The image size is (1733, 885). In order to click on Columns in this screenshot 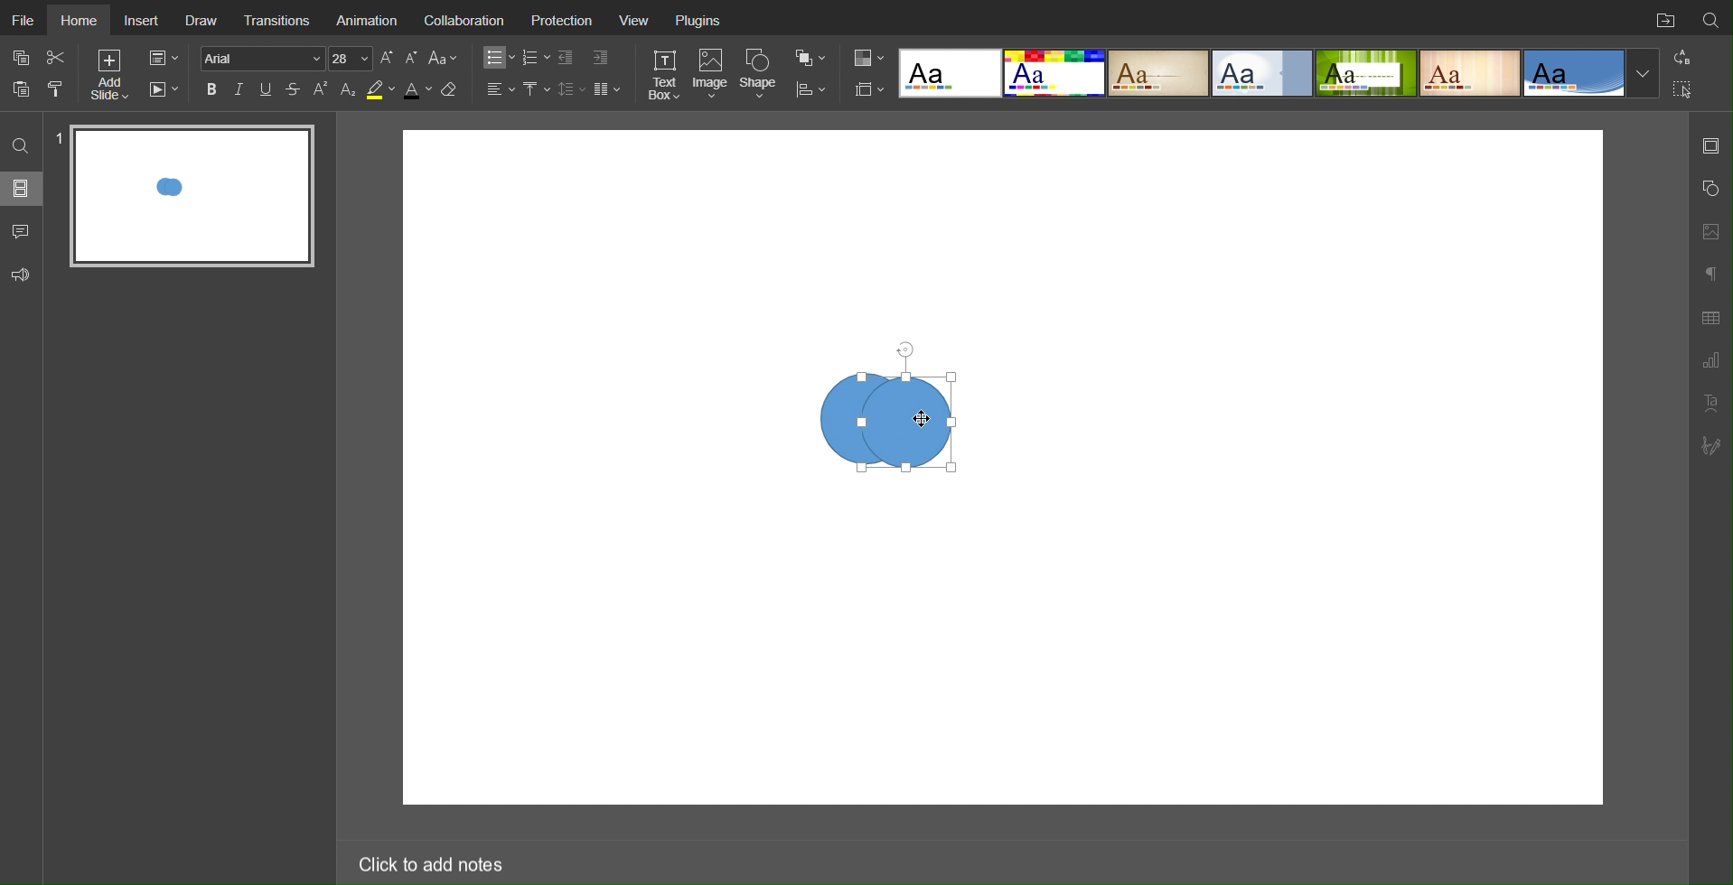, I will do `click(609, 88)`.